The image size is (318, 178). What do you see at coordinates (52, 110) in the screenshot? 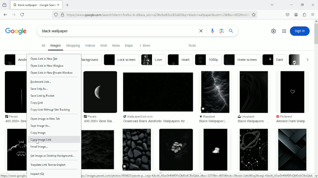
I see `copy link without site tracking` at bounding box center [52, 110].